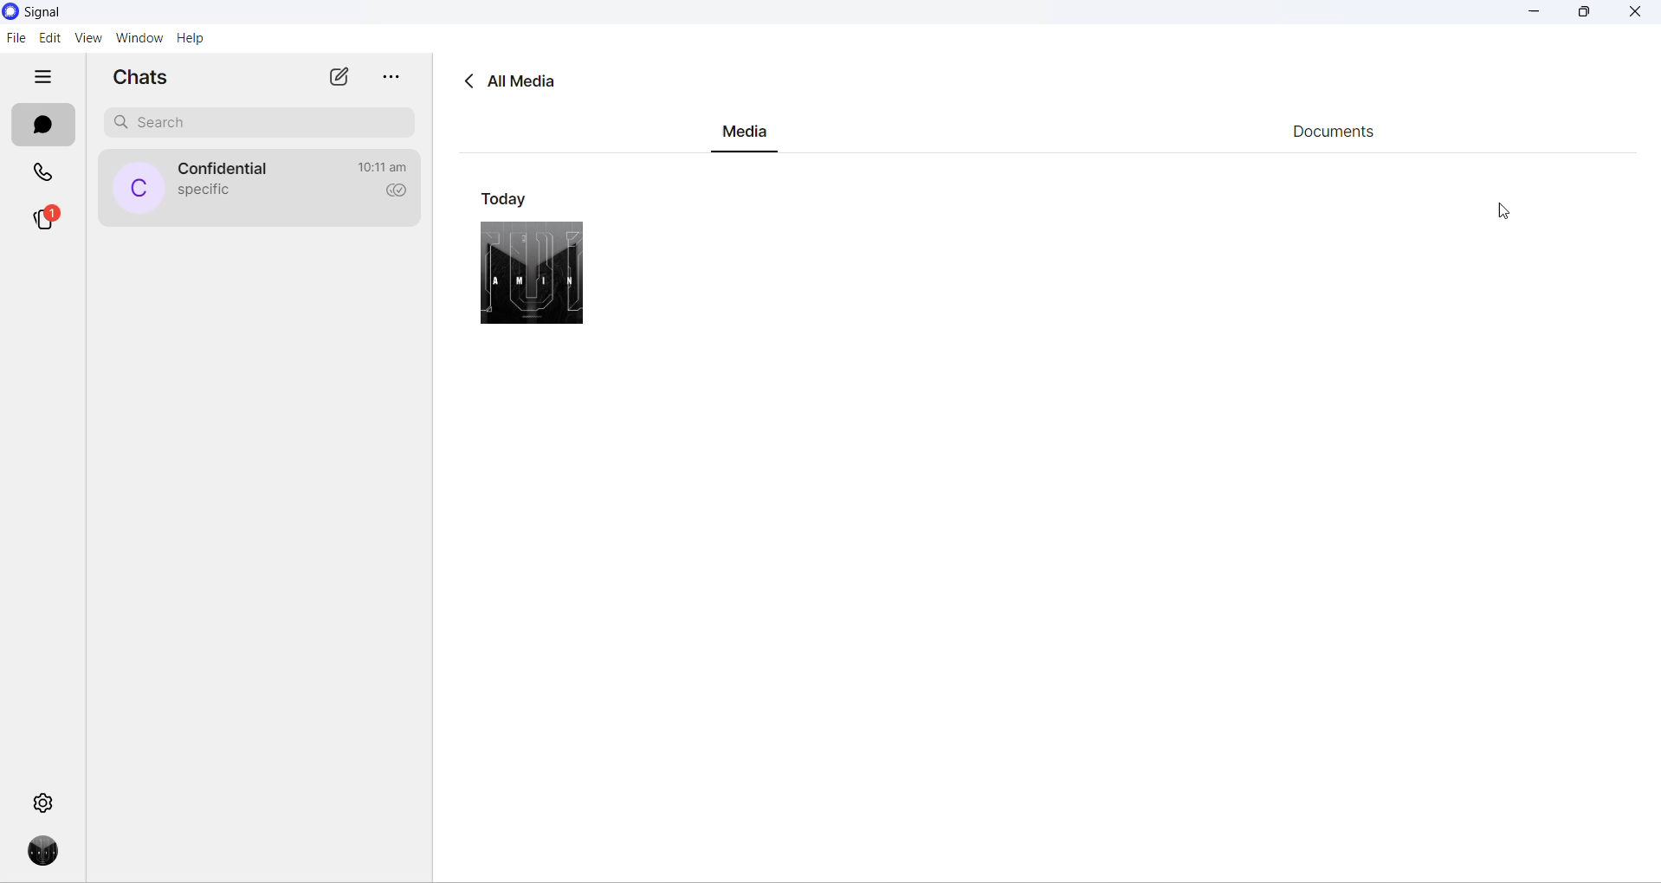  Describe the element at coordinates (745, 136) in the screenshot. I see `media section` at that location.